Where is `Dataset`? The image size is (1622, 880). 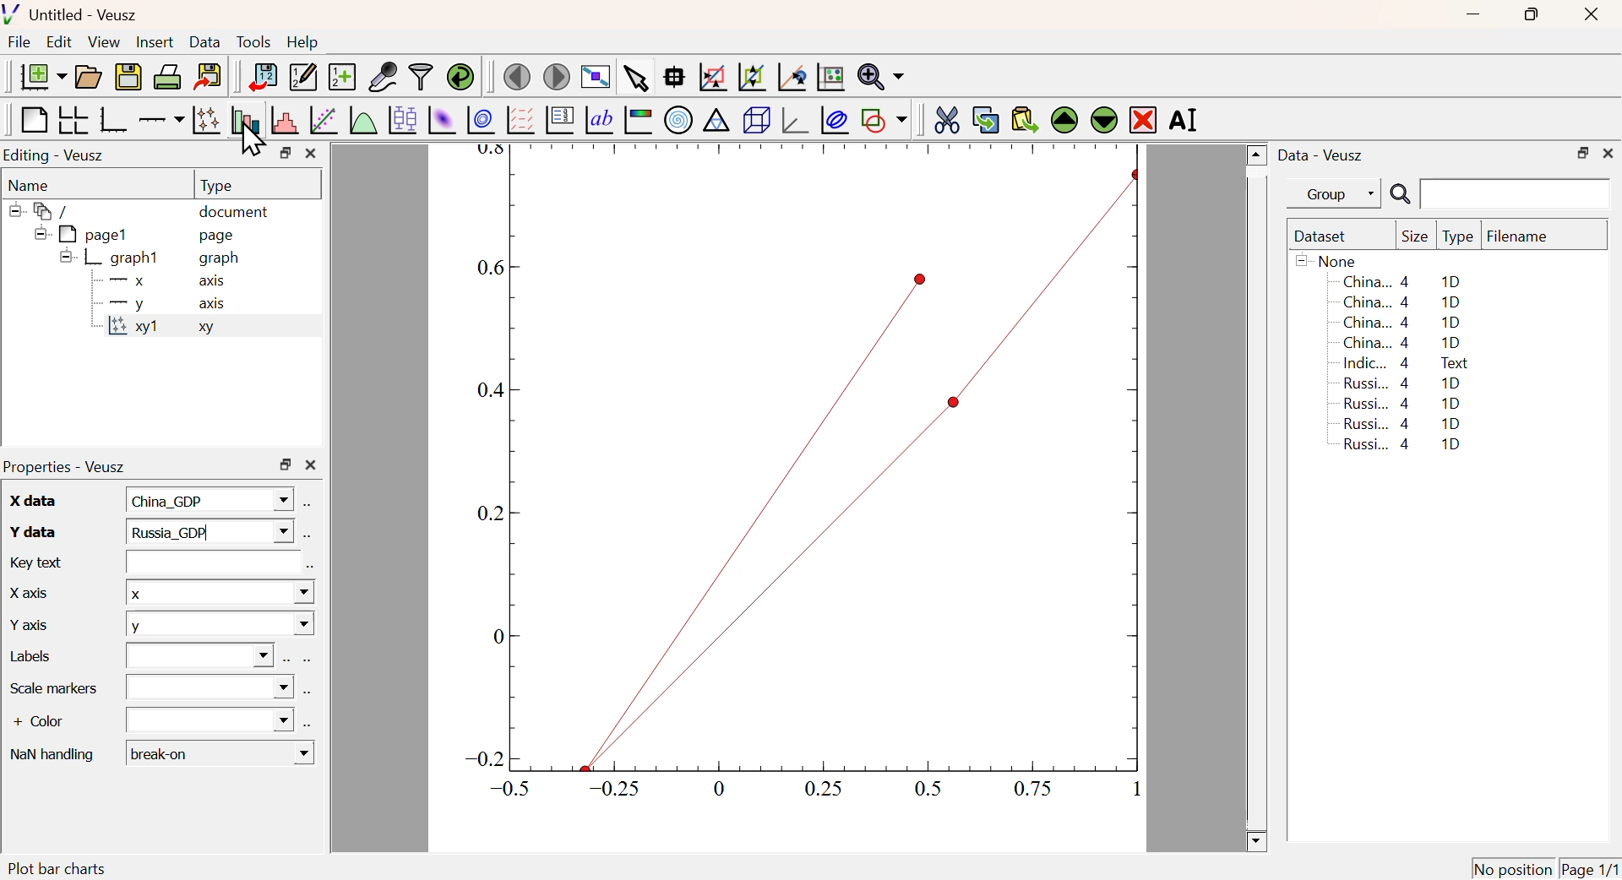
Dataset is located at coordinates (1324, 237).